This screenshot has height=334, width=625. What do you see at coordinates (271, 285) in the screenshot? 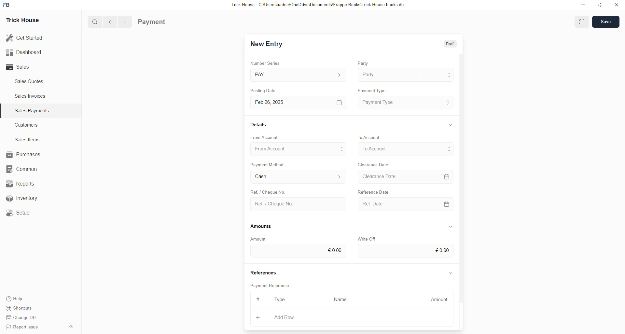
I see `Payment Reference` at bounding box center [271, 285].